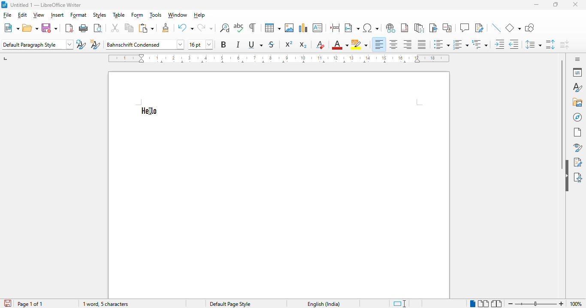 The image size is (586, 308). Describe the element at coordinates (69, 28) in the screenshot. I see `export directly as PDF` at that location.